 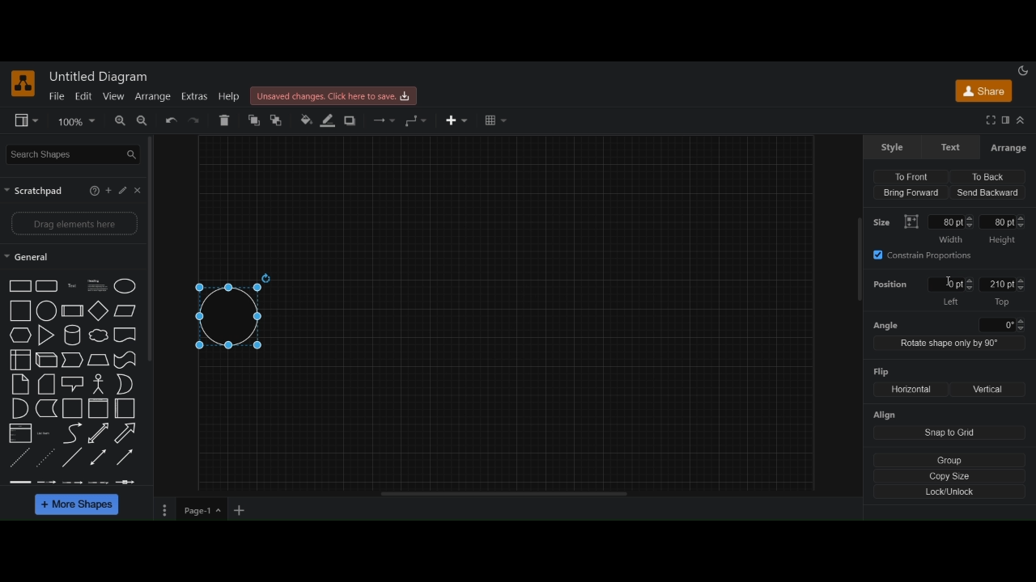 I want to click on edit, so click(x=83, y=95).